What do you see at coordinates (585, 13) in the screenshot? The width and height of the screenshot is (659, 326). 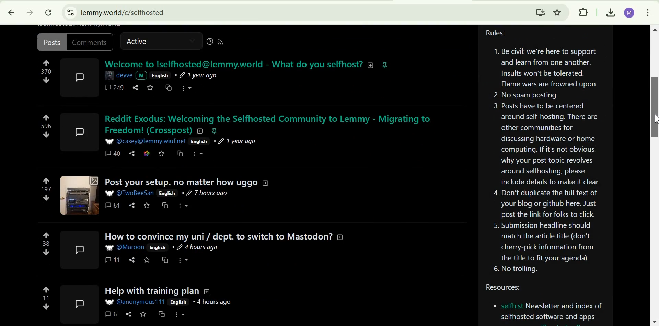 I see `extensions` at bounding box center [585, 13].